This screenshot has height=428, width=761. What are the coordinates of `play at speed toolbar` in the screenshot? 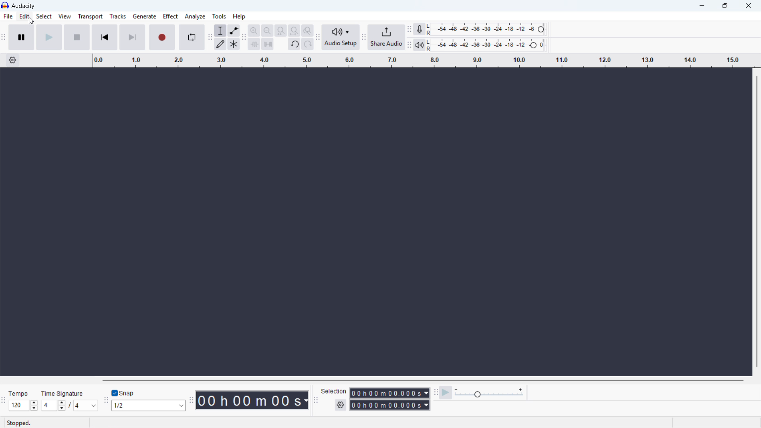 It's located at (435, 393).